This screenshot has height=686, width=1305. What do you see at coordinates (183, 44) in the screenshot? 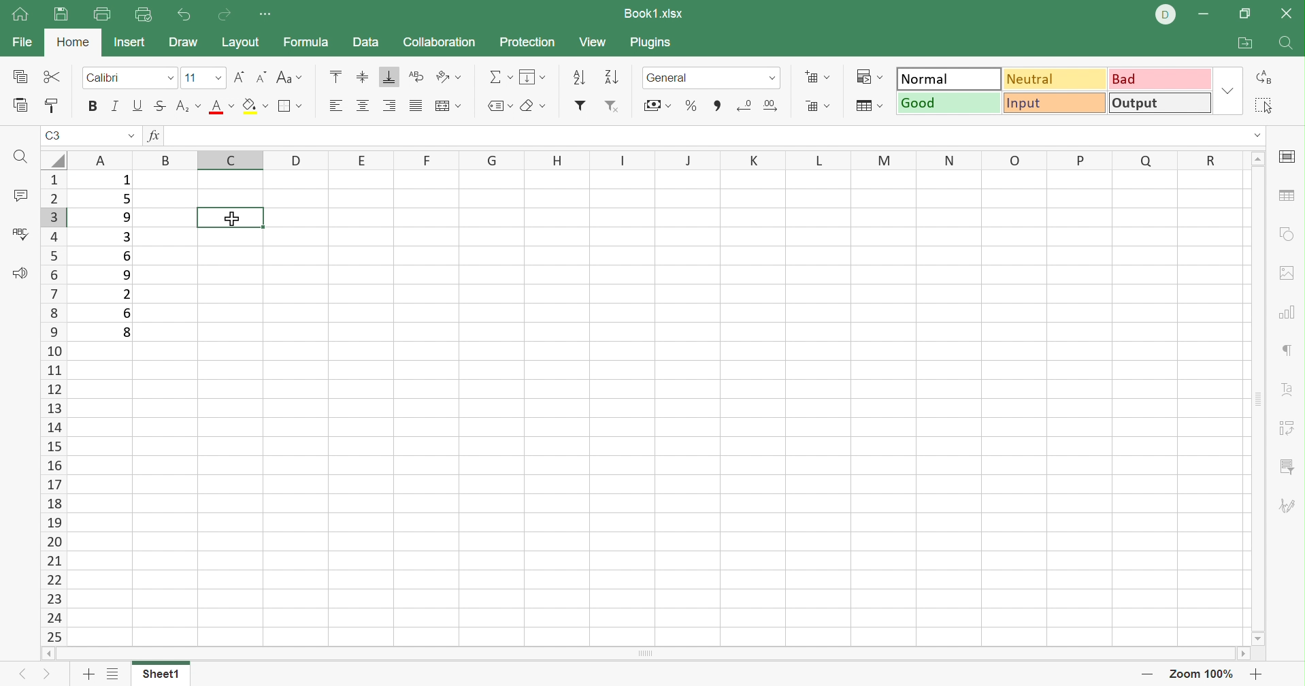
I see `Draw` at bounding box center [183, 44].